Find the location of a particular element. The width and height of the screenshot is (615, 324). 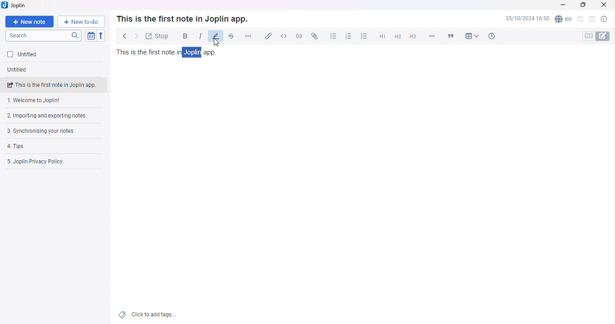

Heading 2 is located at coordinates (398, 37).